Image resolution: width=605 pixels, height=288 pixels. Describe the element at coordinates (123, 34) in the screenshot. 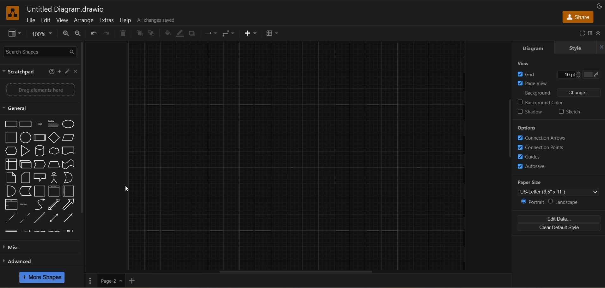

I see `delete` at that location.